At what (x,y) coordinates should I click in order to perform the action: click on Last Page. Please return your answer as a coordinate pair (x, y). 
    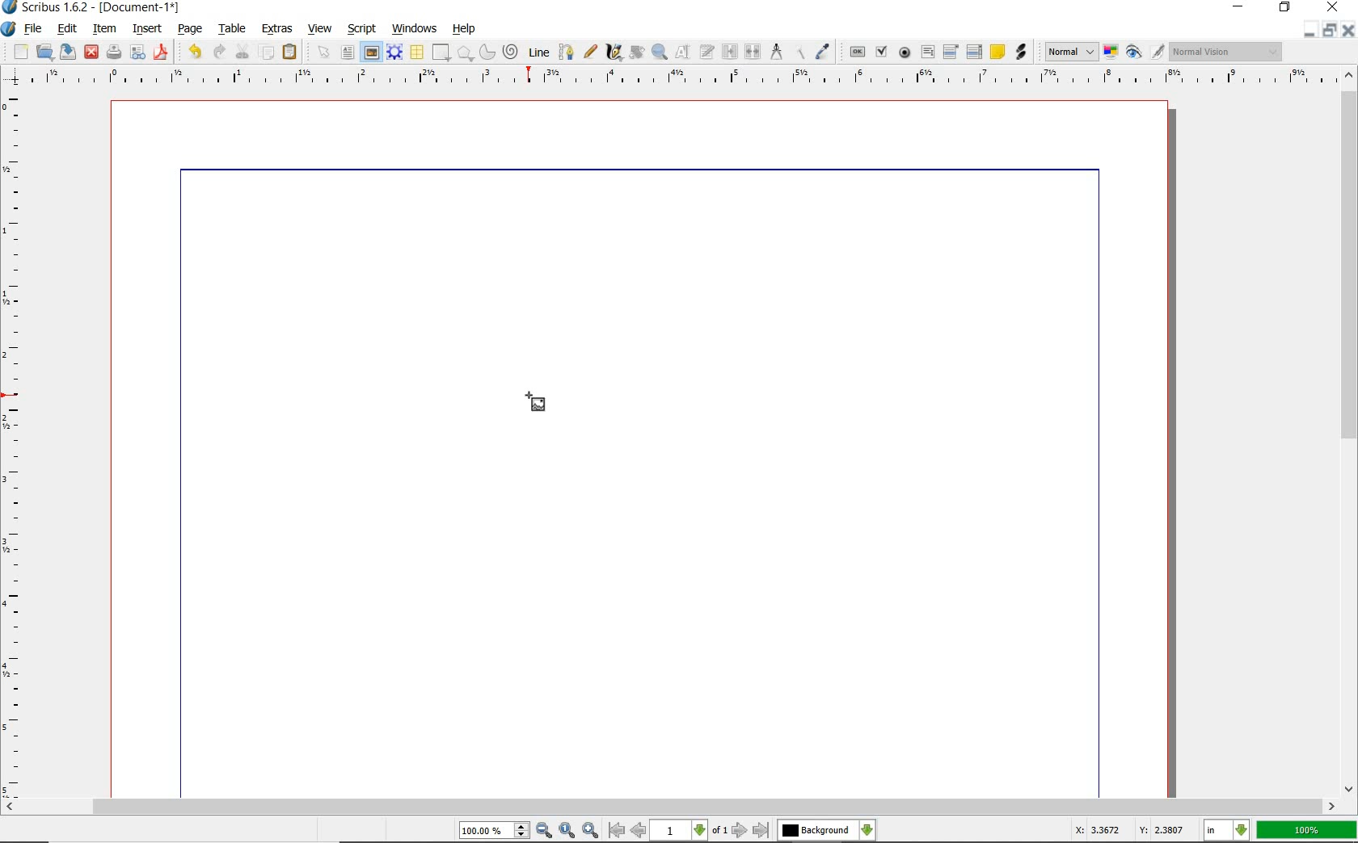
    Looking at the image, I should click on (761, 831).